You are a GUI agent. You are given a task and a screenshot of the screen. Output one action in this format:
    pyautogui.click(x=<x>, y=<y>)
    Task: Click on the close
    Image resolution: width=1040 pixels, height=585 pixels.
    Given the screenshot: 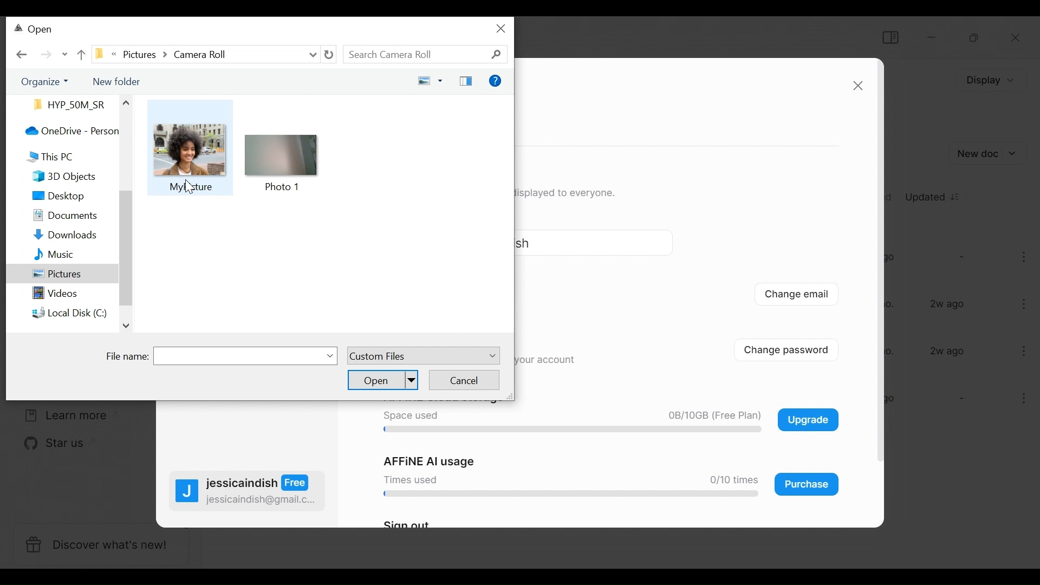 What is the action you would take?
    pyautogui.click(x=857, y=86)
    